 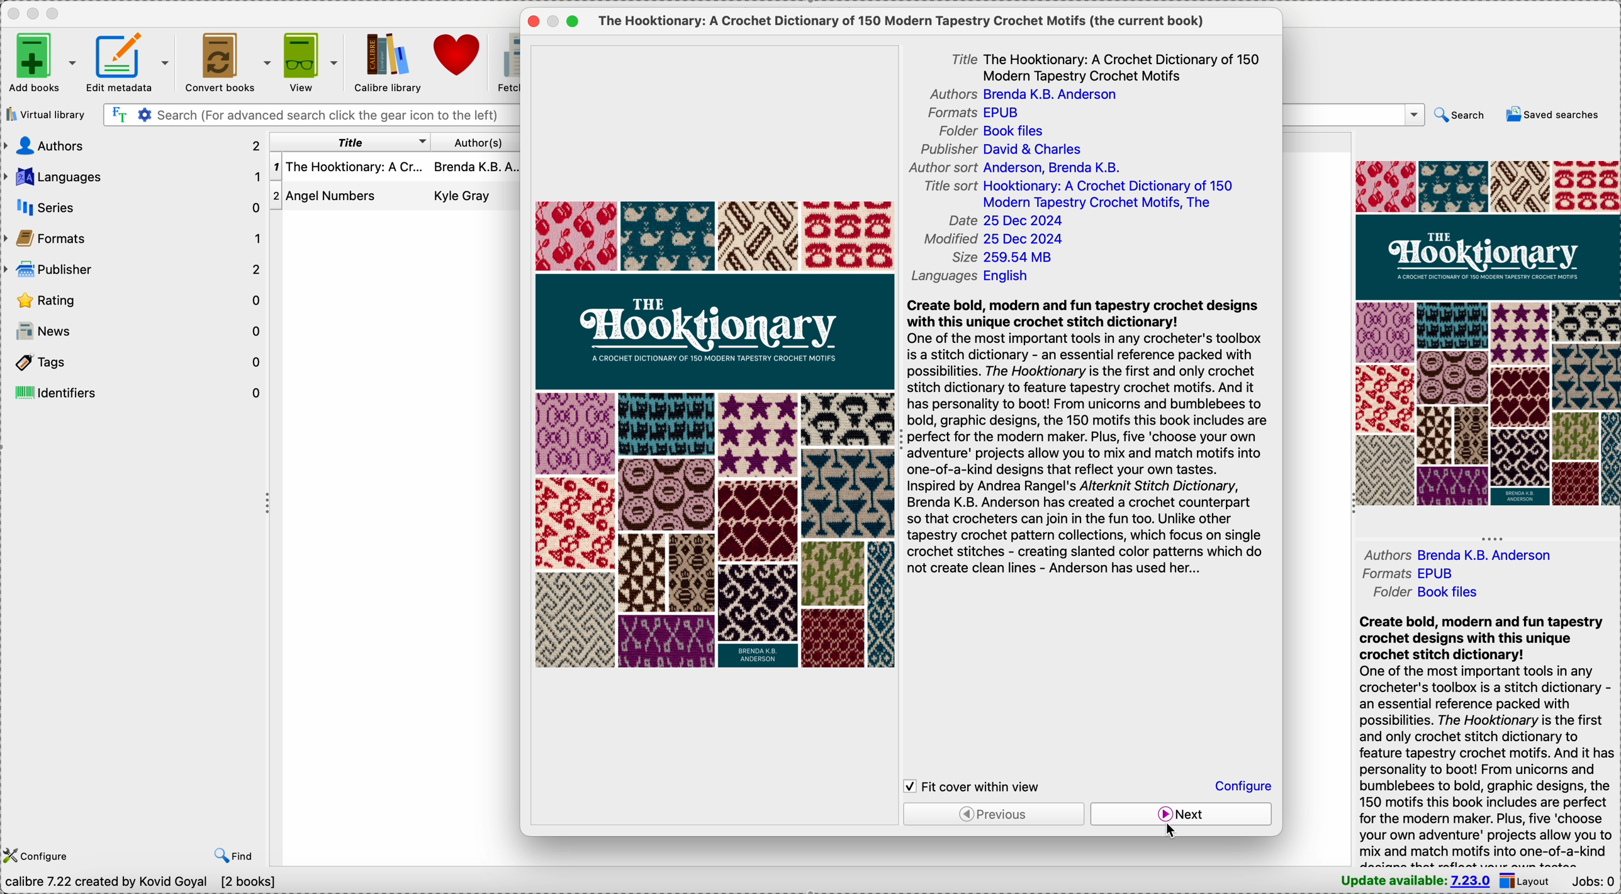 What do you see at coordinates (1242, 785) in the screenshot?
I see `configure` at bounding box center [1242, 785].